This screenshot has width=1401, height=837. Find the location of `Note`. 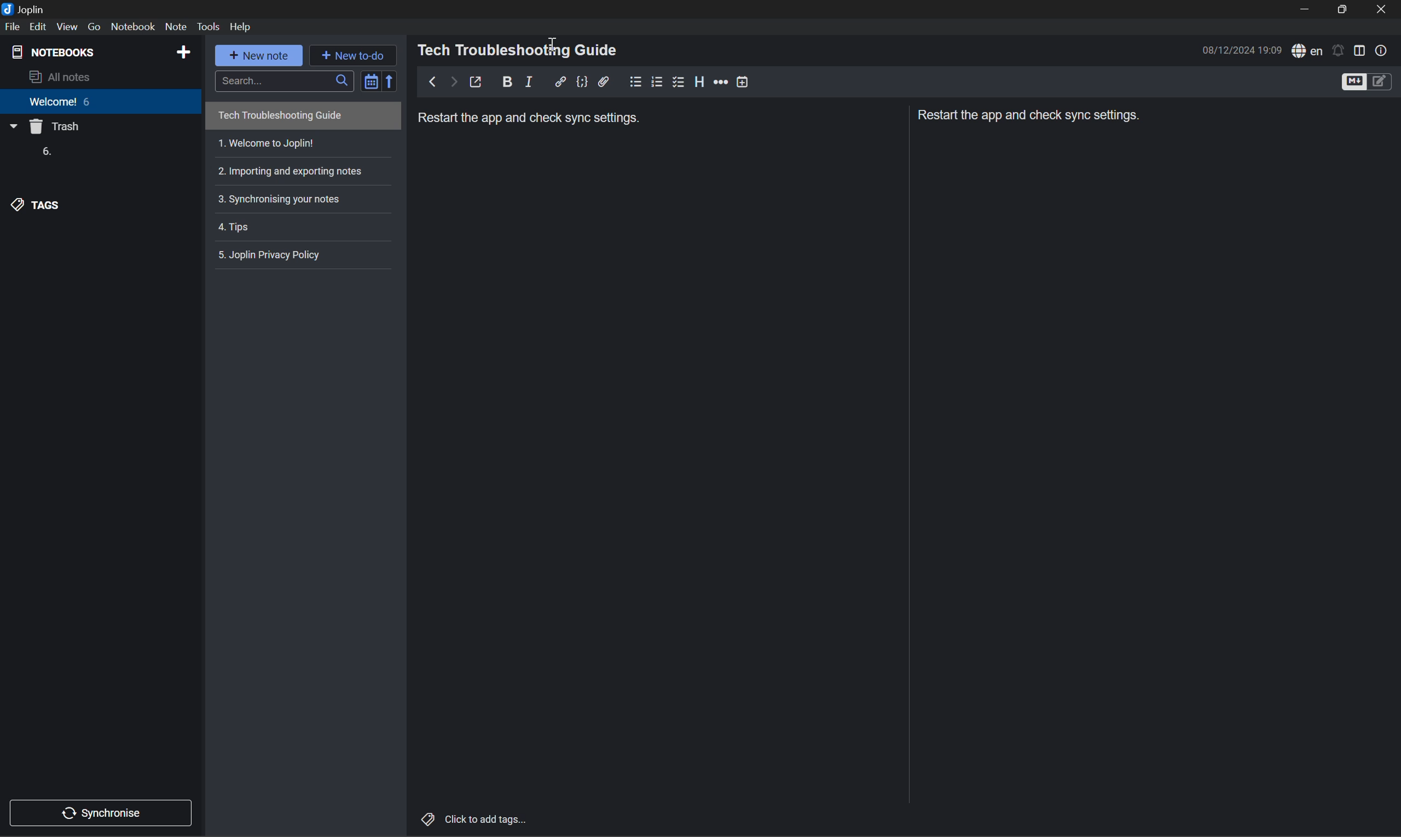

Note is located at coordinates (175, 27).